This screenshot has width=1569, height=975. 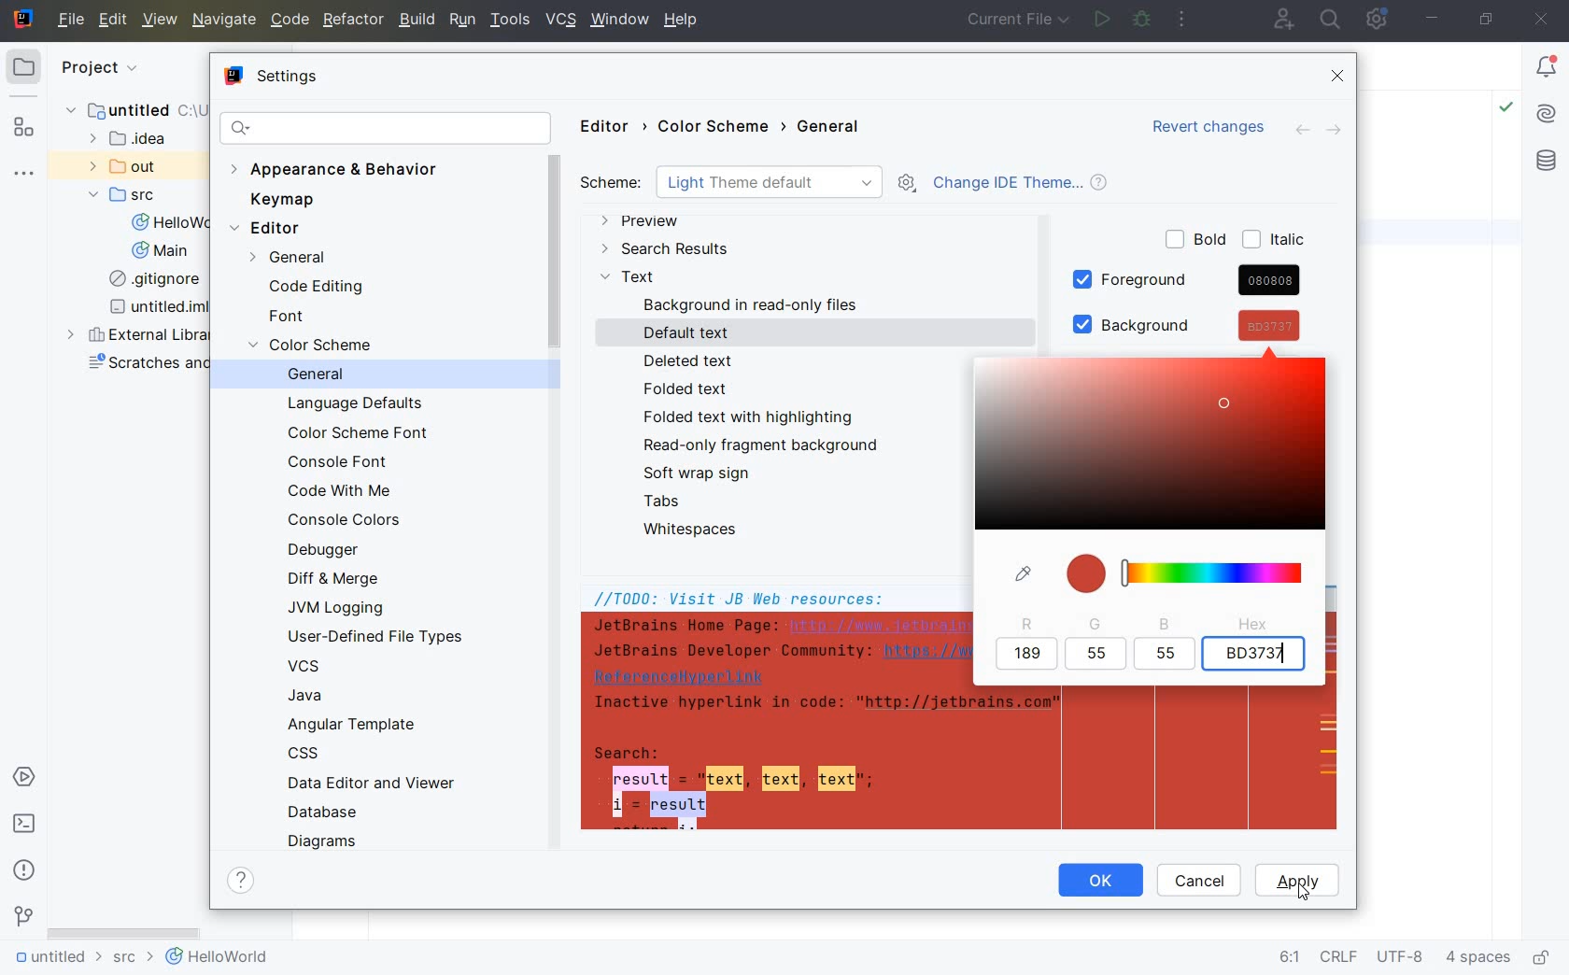 I want to click on search everywhere, so click(x=1330, y=20).